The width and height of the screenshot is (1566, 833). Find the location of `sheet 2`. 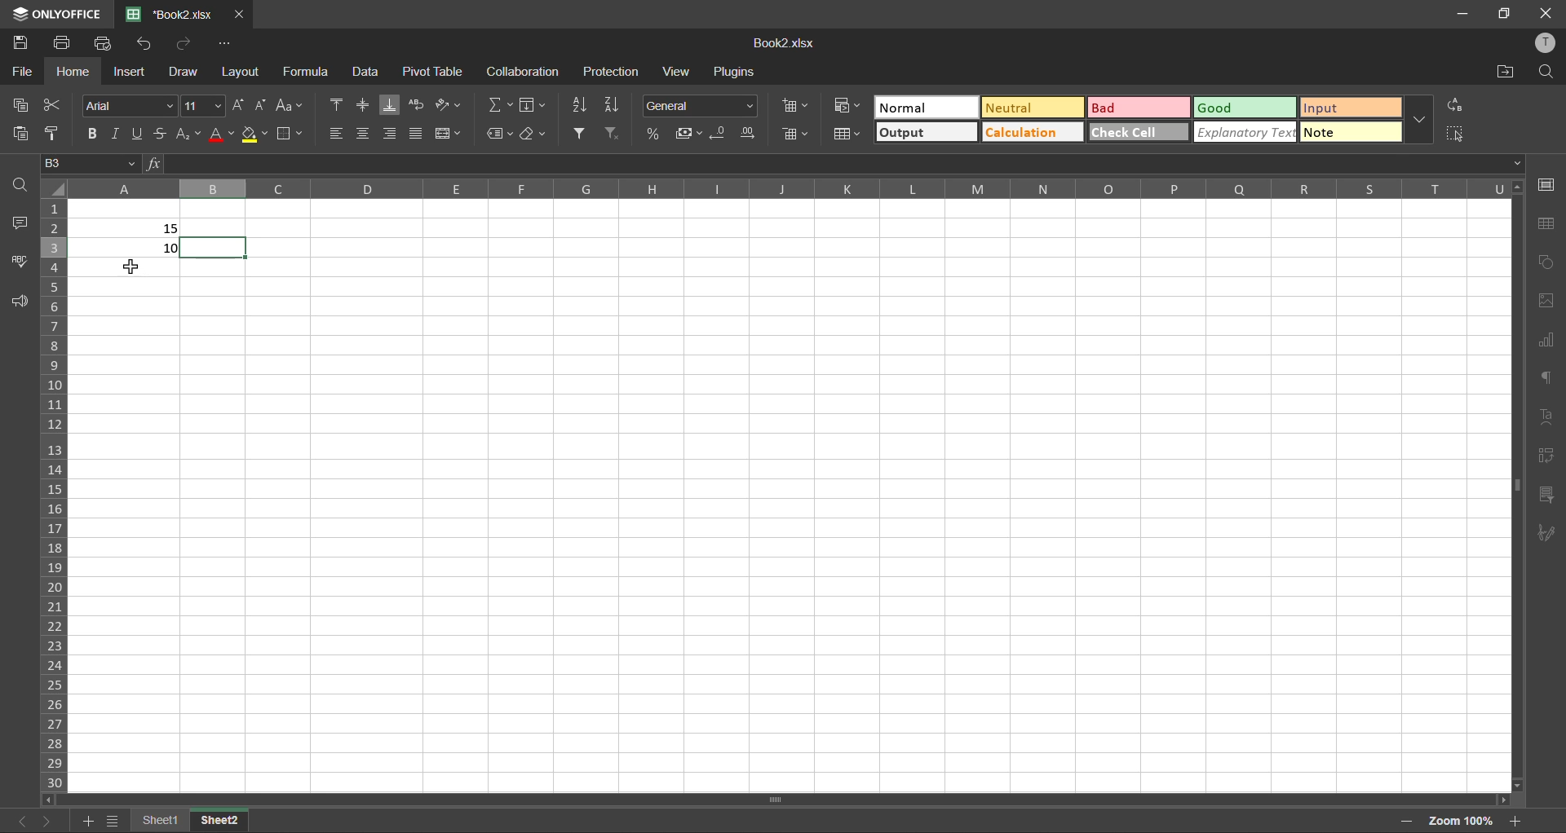

sheet 2 is located at coordinates (223, 819).